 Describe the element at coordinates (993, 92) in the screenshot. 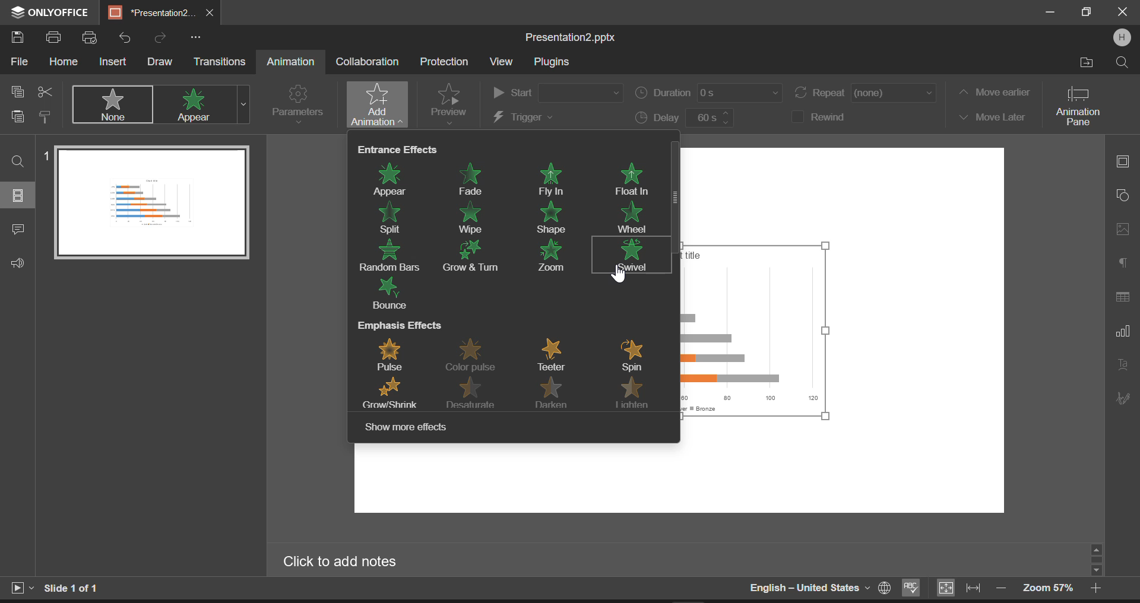

I see `Move earlier` at that location.